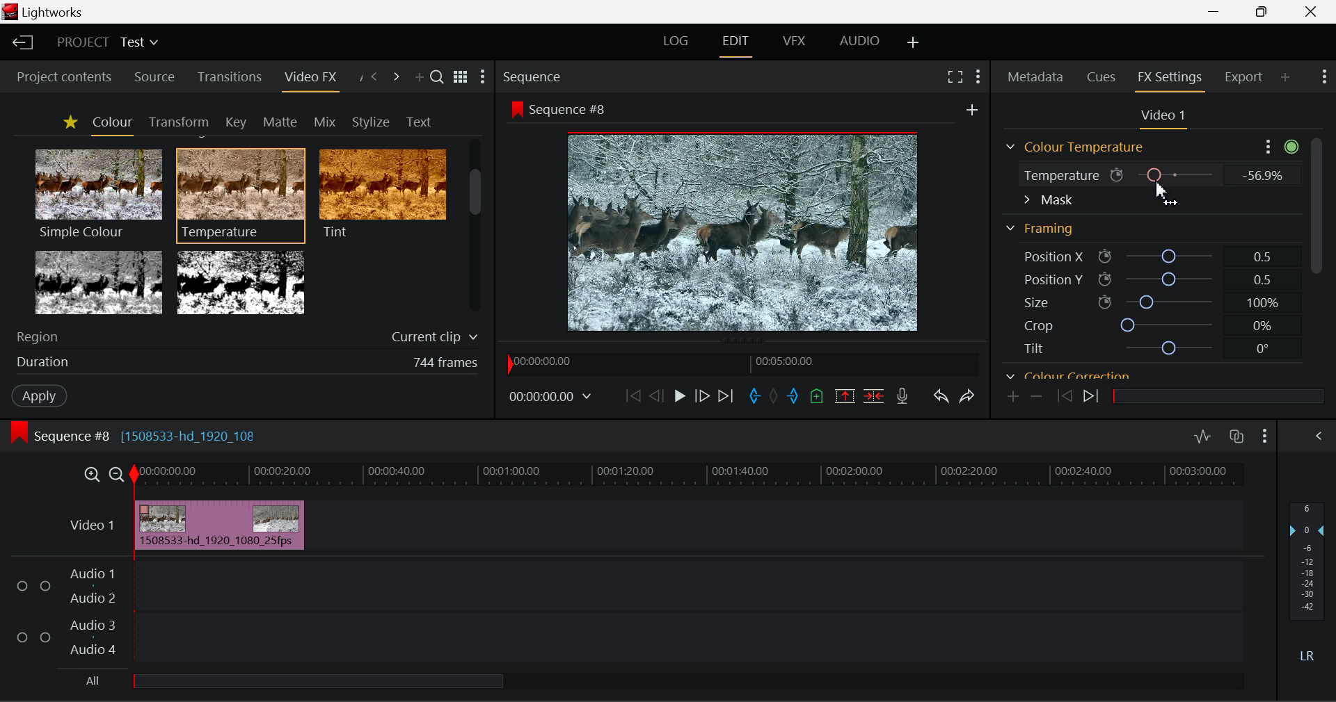  What do you see at coordinates (1202, 434) in the screenshot?
I see `Toggle audio levels editing` at bounding box center [1202, 434].